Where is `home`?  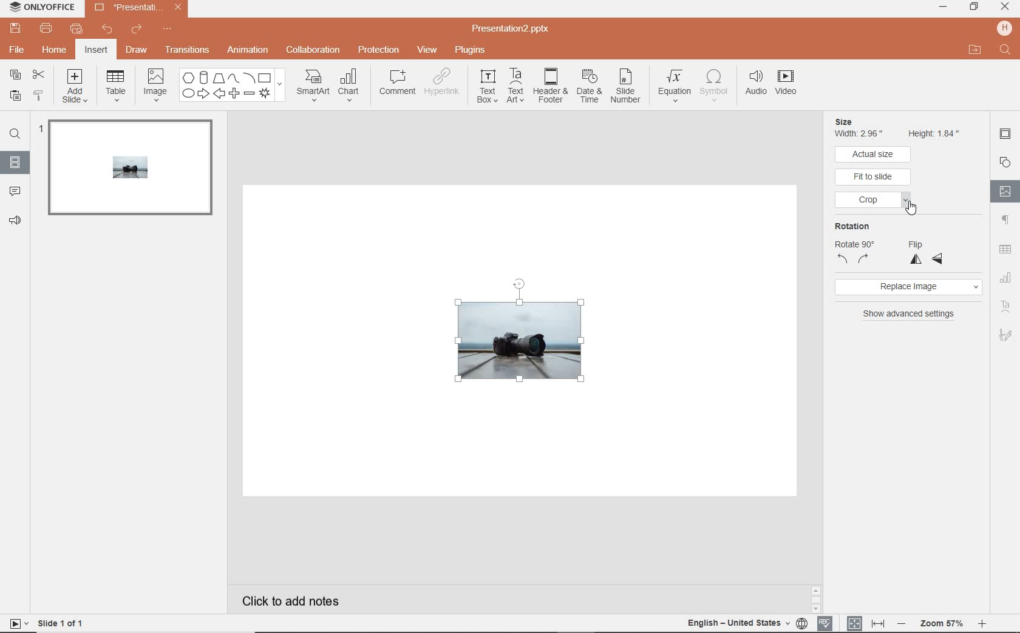 home is located at coordinates (55, 50).